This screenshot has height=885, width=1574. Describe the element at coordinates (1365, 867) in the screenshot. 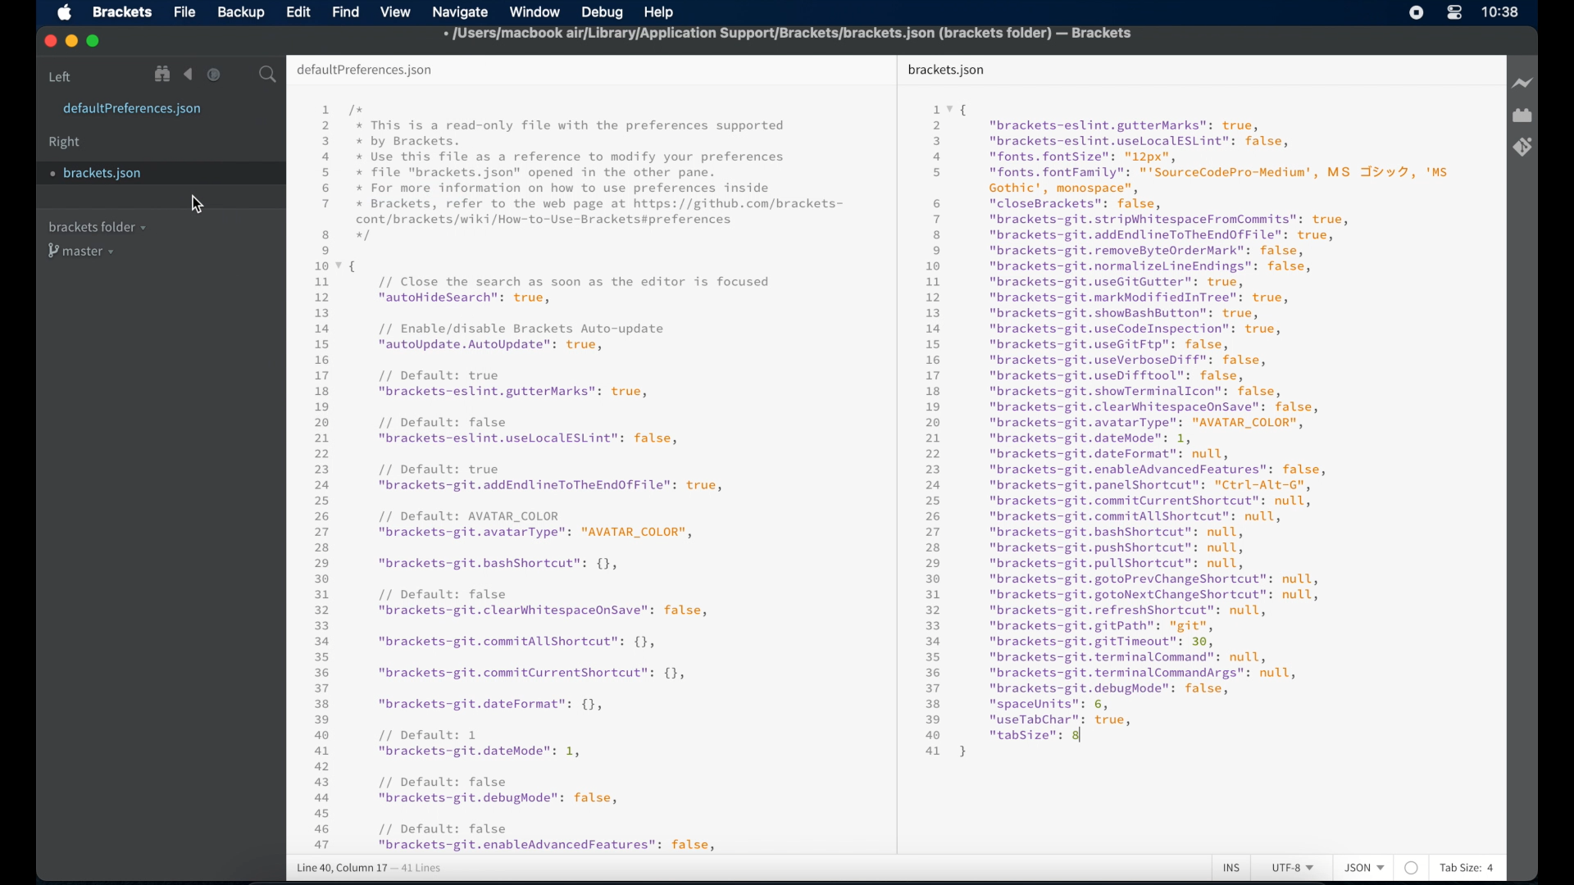

I see `json` at that location.